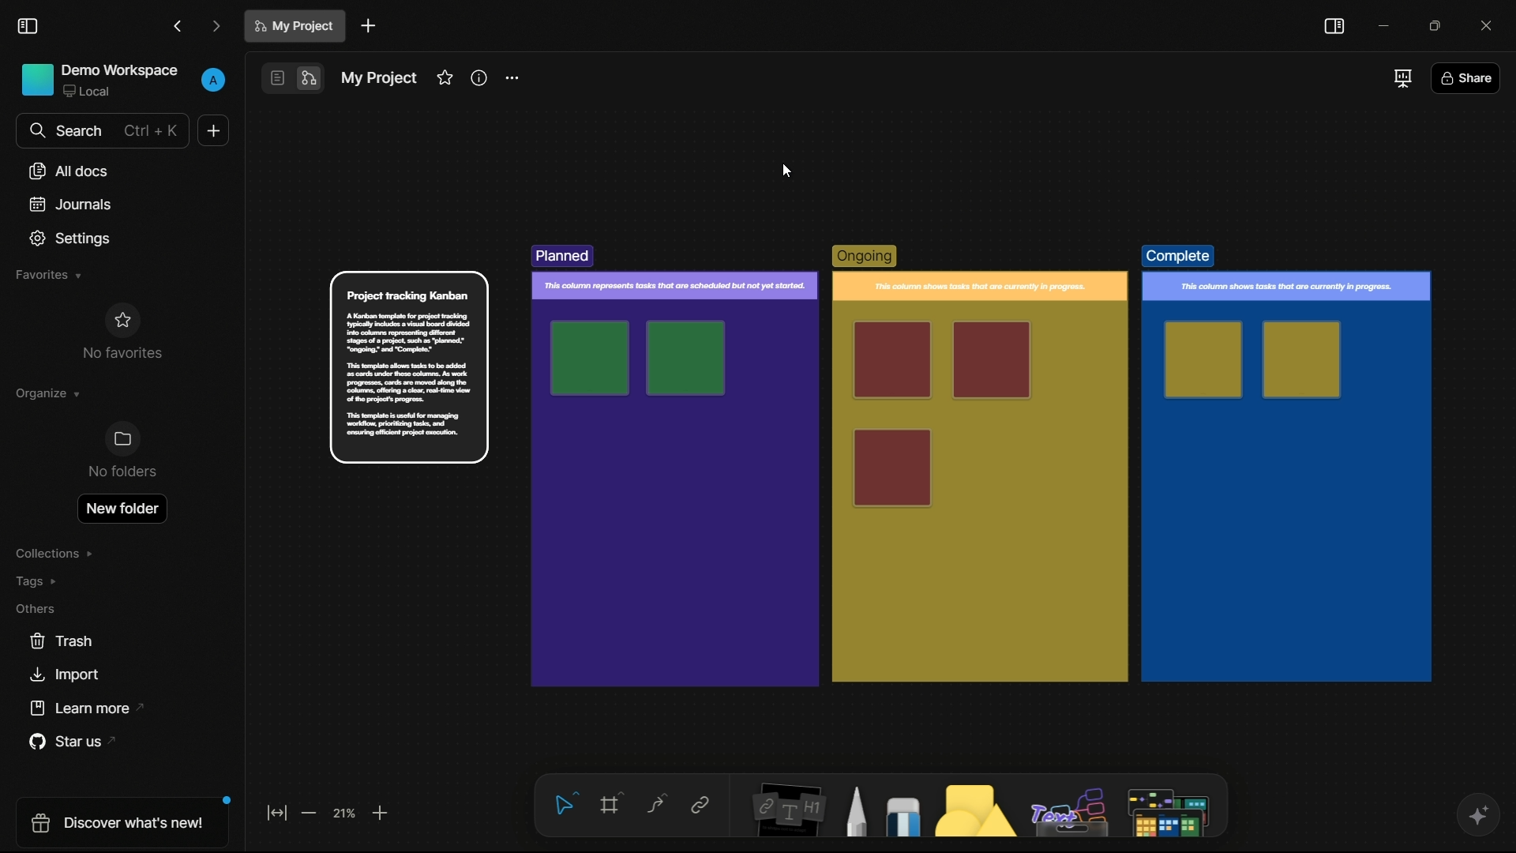 Image resolution: width=1516 pixels, height=853 pixels. What do you see at coordinates (213, 130) in the screenshot?
I see `new document` at bounding box center [213, 130].